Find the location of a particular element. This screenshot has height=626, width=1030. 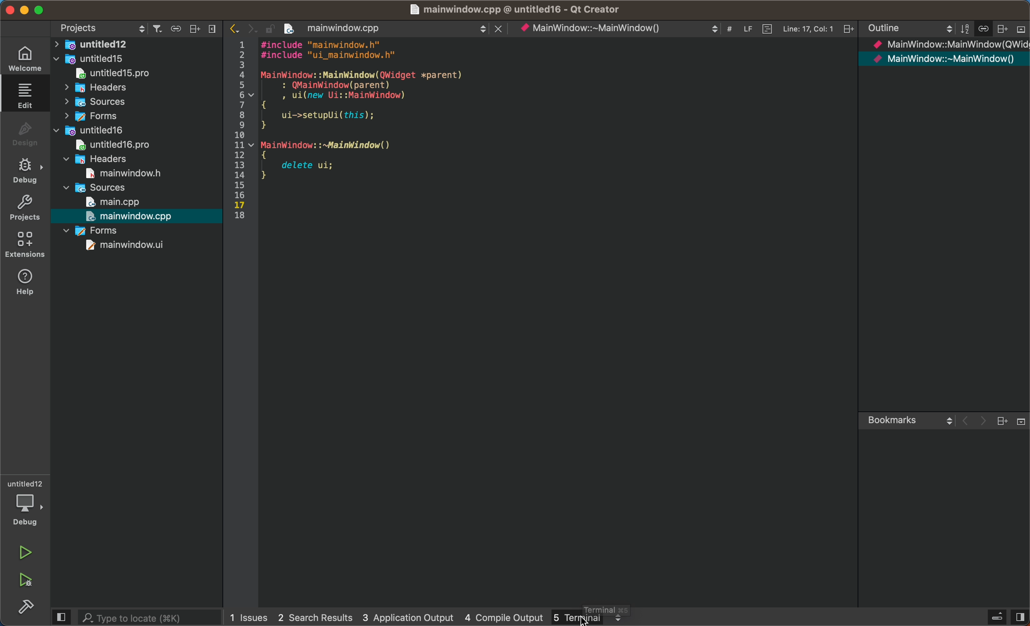

bookmarks is located at coordinates (942, 422).